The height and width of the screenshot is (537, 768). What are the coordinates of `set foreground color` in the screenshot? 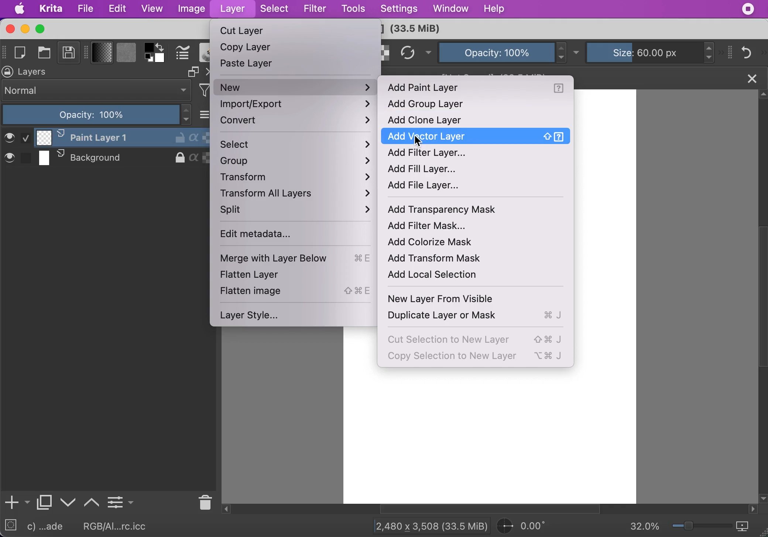 It's located at (149, 47).